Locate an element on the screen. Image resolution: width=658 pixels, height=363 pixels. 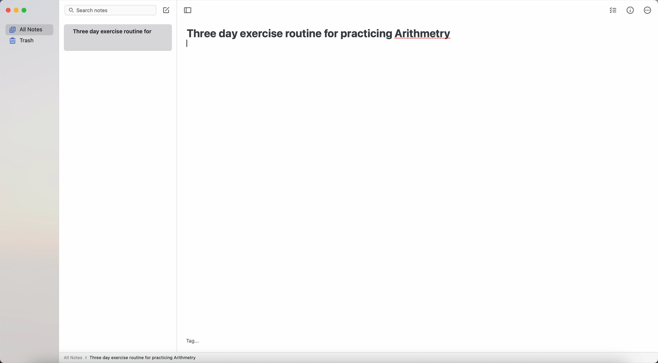
Three day exercise routine for practicing Arithmetry is located at coordinates (144, 358).